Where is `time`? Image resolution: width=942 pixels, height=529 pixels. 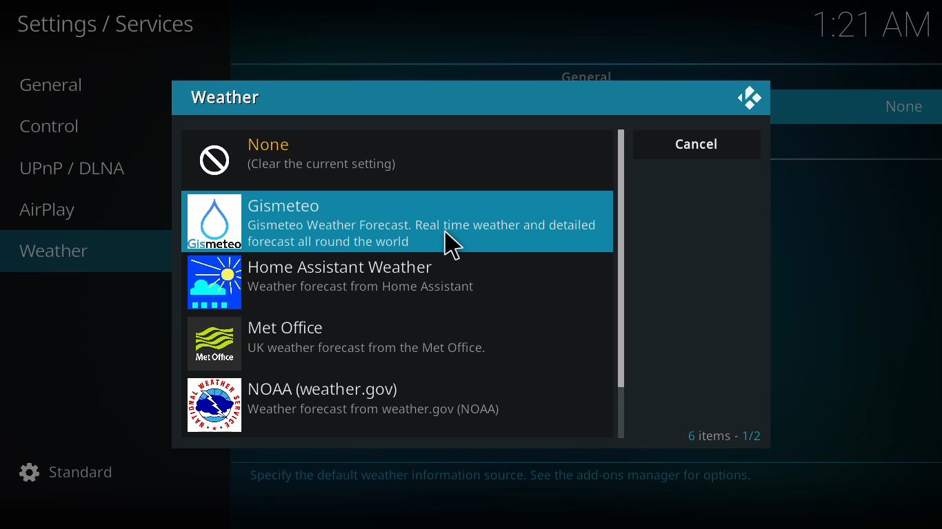 time is located at coordinates (874, 23).